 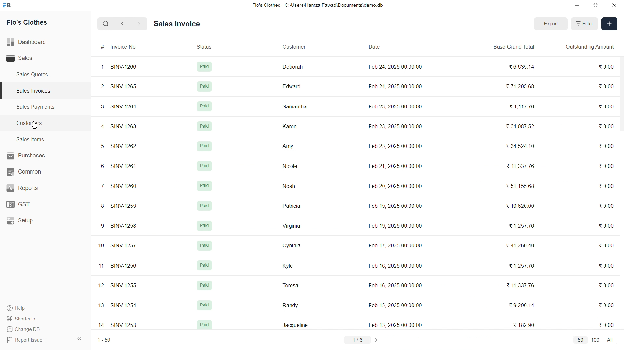 I want to click on Paid, so click(x=204, y=66).